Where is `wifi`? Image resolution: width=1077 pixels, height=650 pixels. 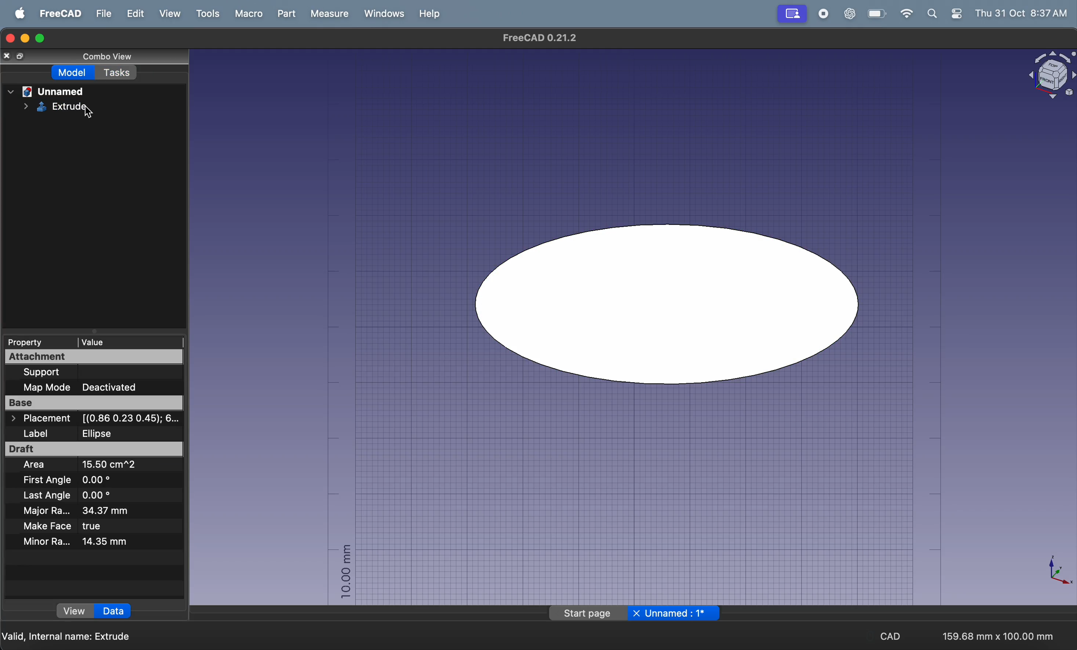 wifi is located at coordinates (905, 14).